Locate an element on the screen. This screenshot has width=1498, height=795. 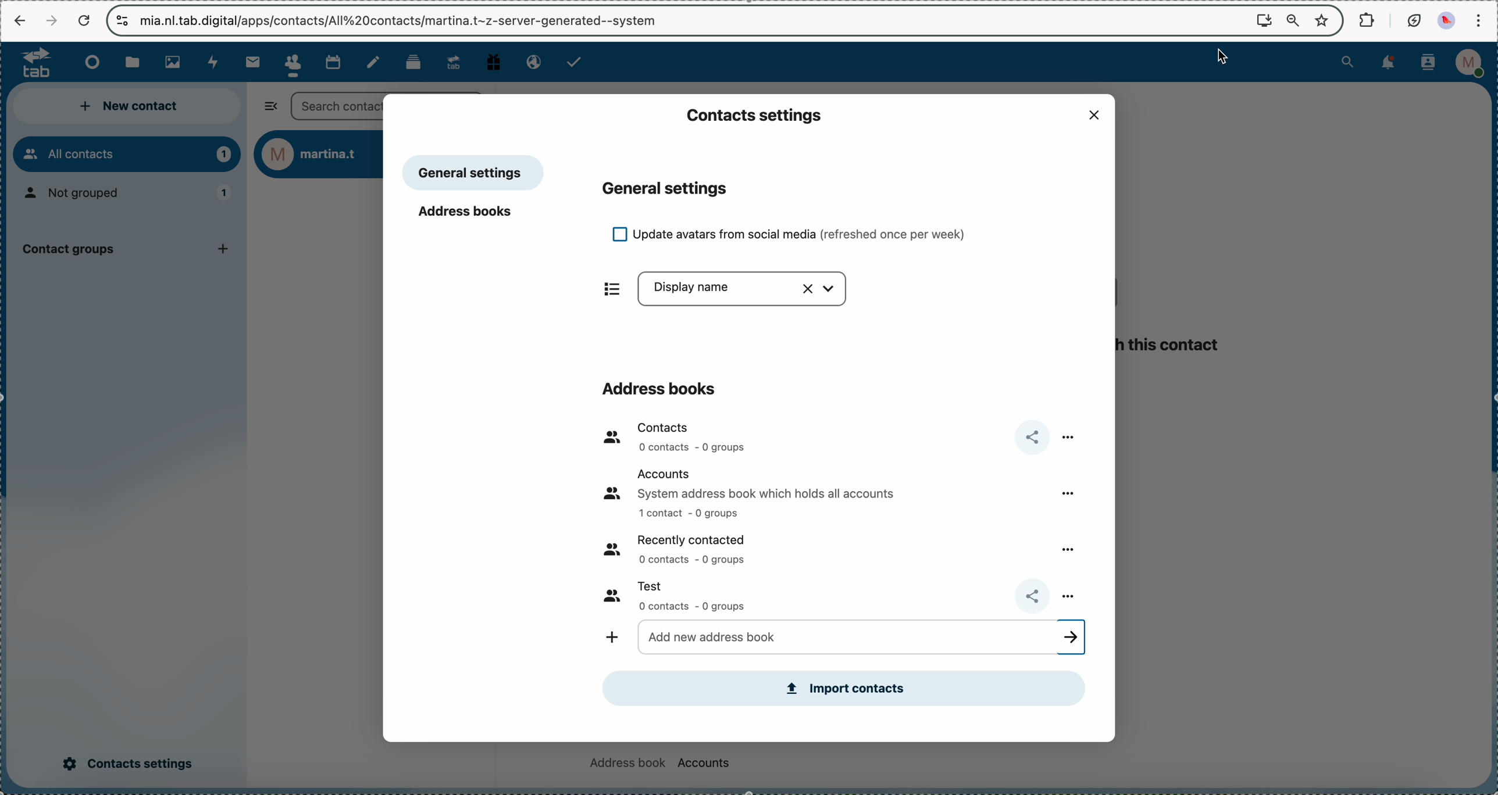
test is located at coordinates (678, 598).